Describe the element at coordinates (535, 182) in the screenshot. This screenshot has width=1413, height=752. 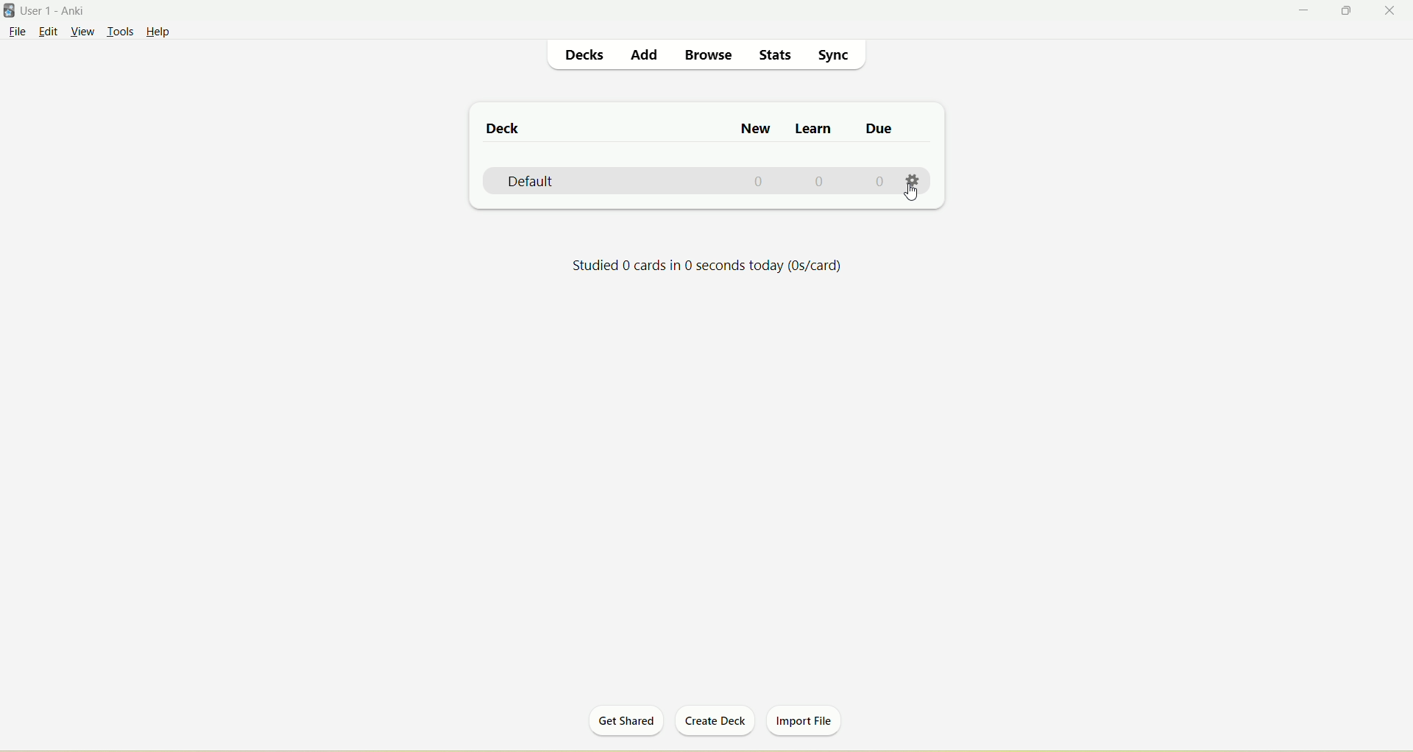
I see `default` at that location.